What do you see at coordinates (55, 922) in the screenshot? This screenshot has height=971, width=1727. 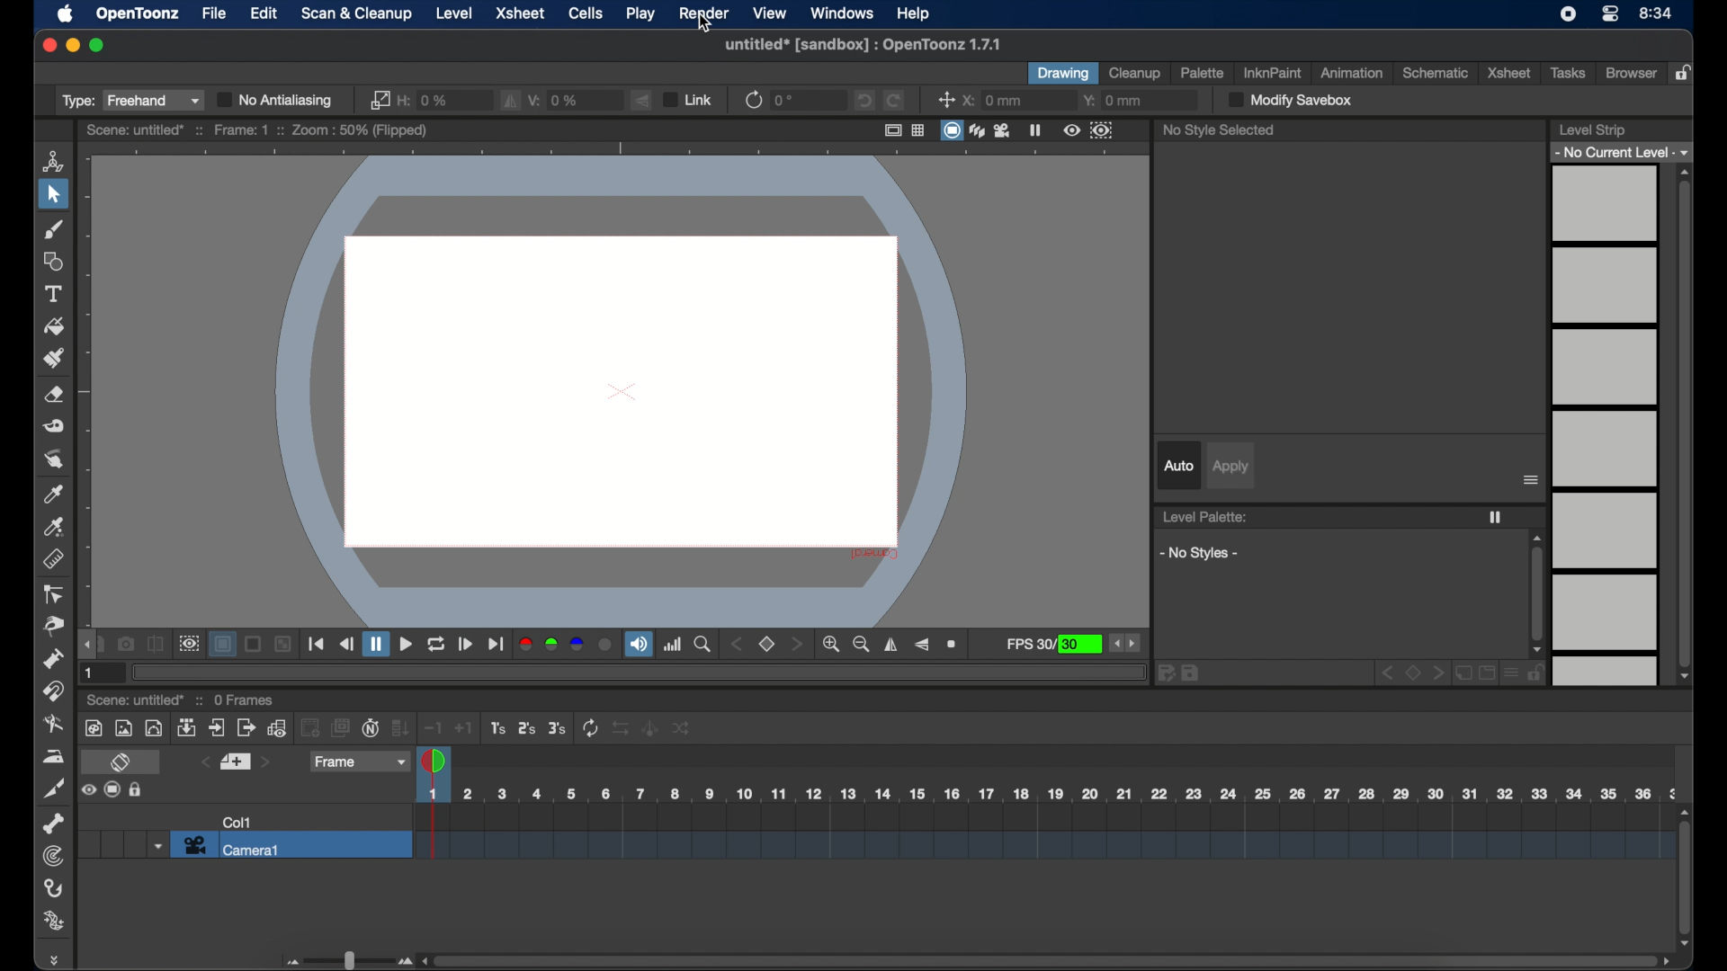 I see `plastic tool` at bounding box center [55, 922].